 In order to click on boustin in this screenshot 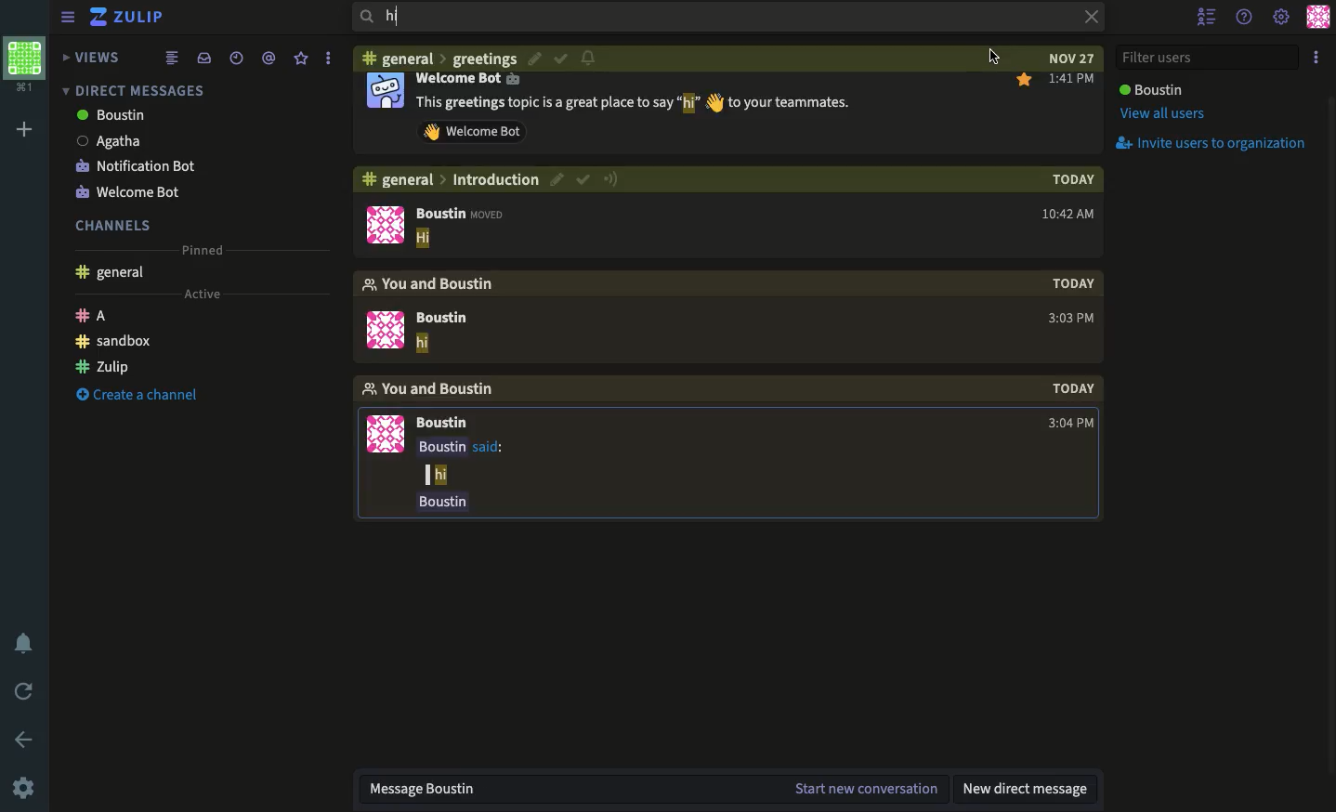, I will do `click(113, 115)`.